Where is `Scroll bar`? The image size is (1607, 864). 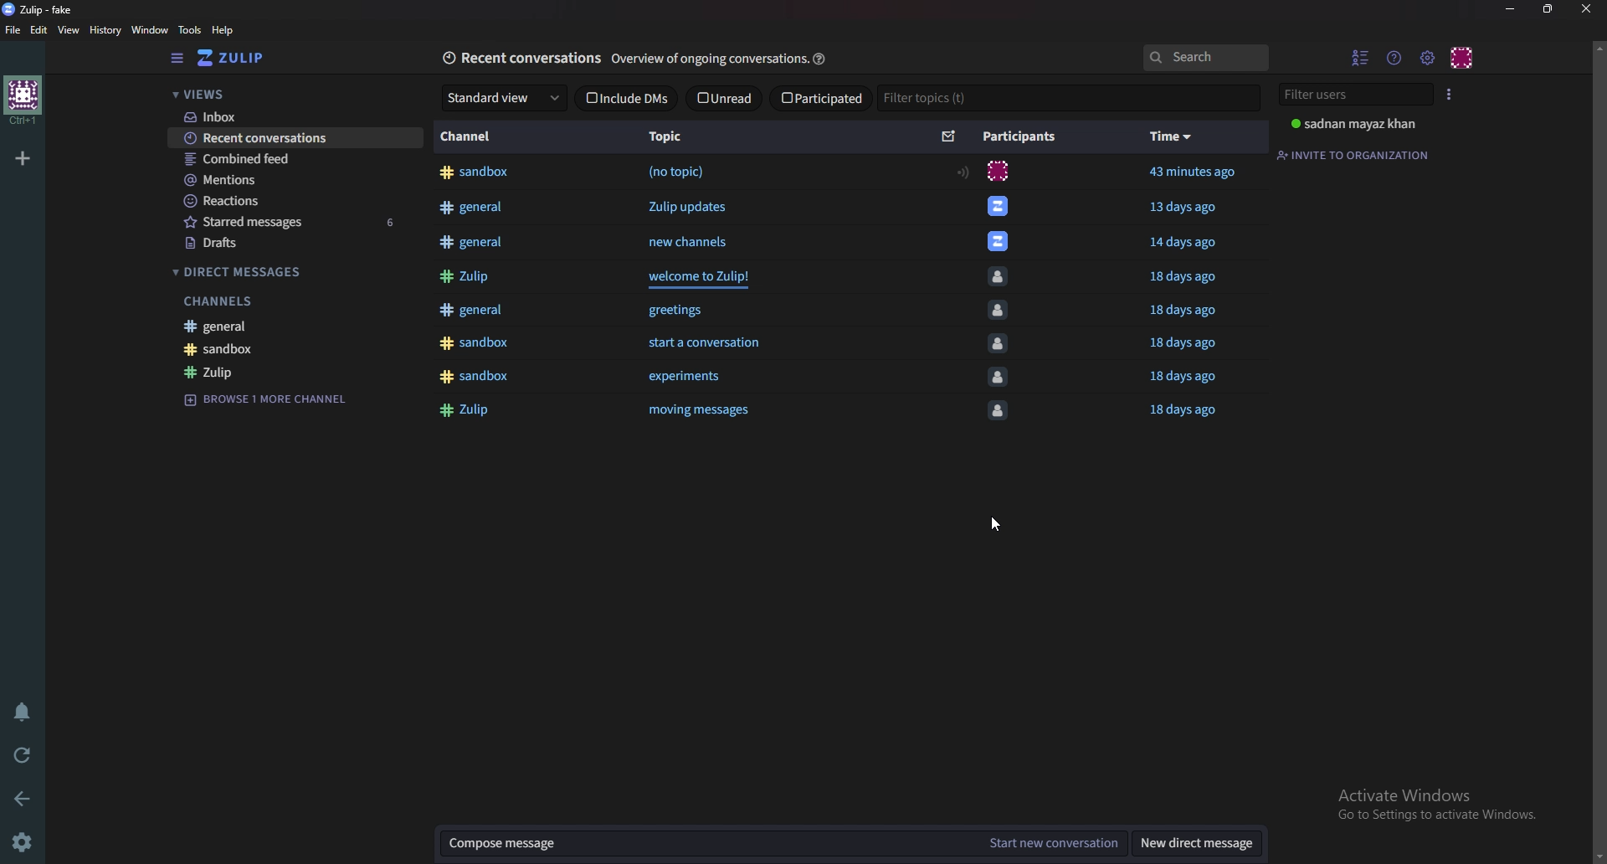 Scroll bar is located at coordinates (1599, 450).